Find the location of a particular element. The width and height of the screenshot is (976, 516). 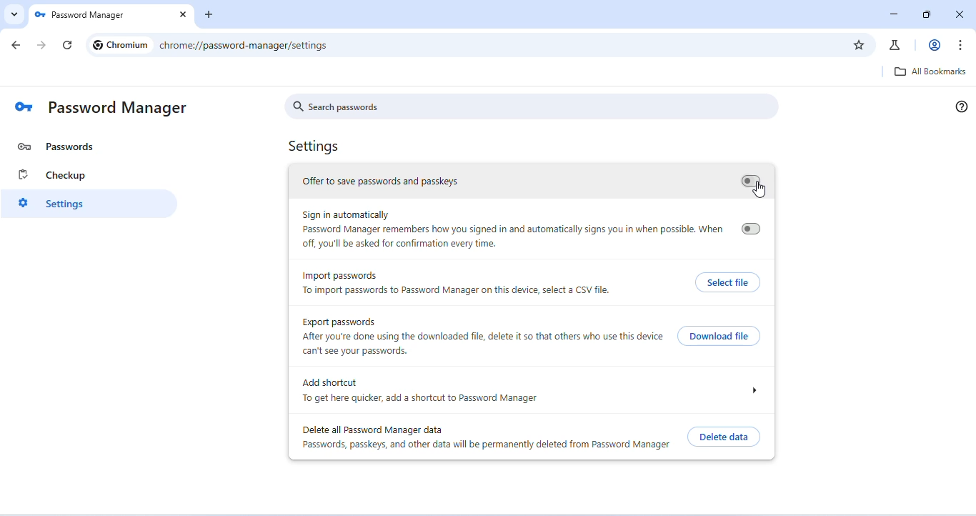

help is located at coordinates (961, 106).